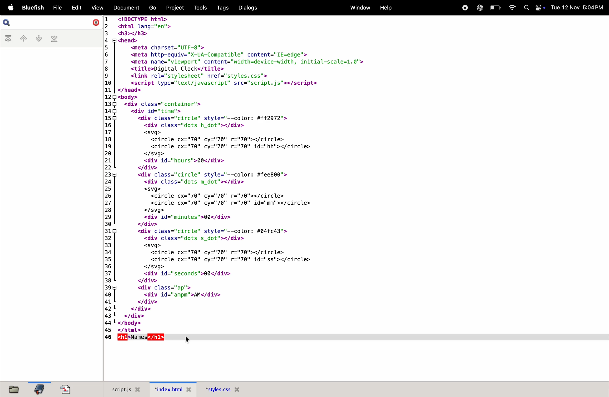 The image size is (609, 397). What do you see at coordinates (175, 8) in the screenshot?
I see `project` at bounding box center [175, 8].